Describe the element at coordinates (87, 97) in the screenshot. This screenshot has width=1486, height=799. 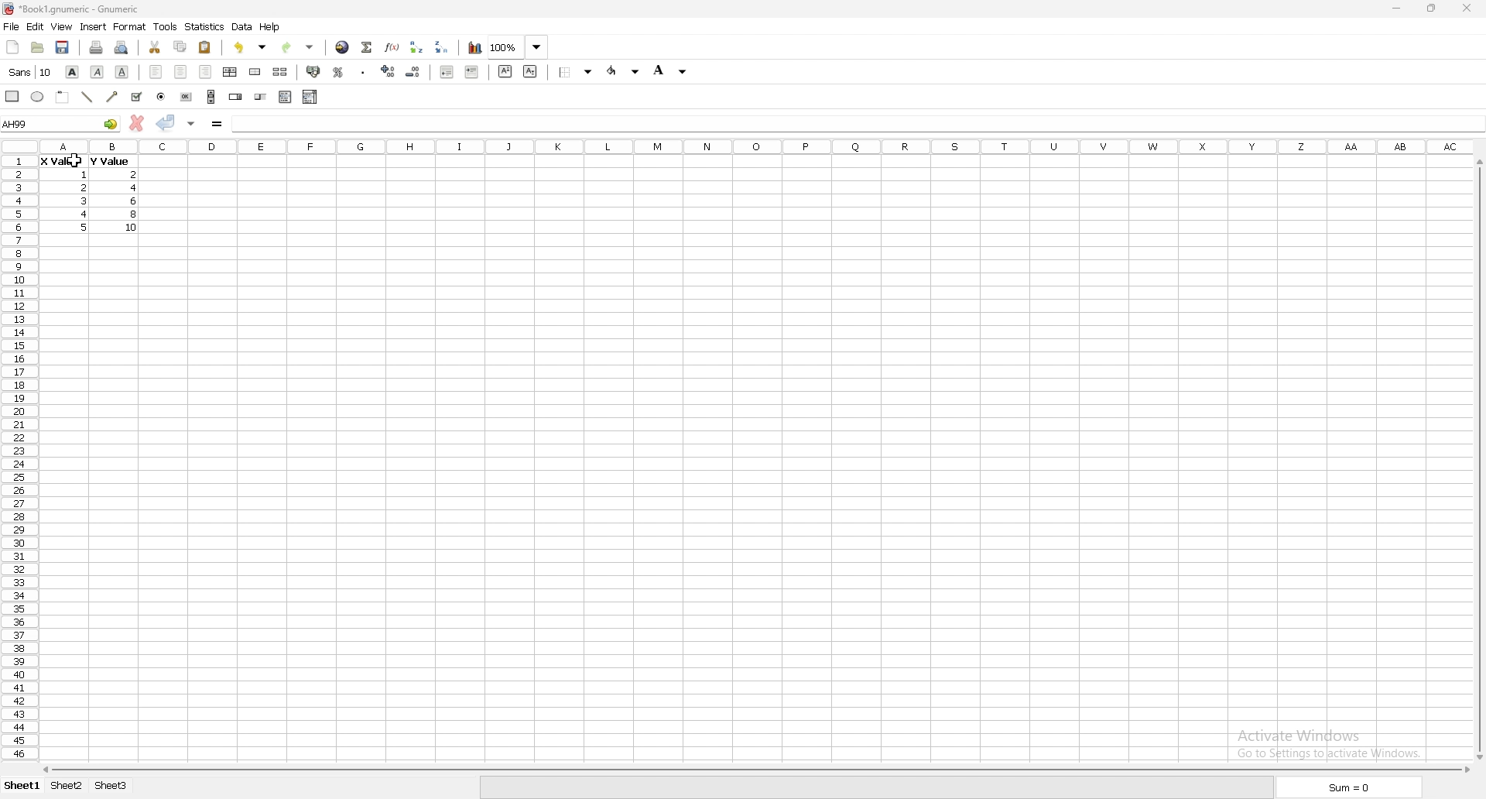
I see `line` at that location.